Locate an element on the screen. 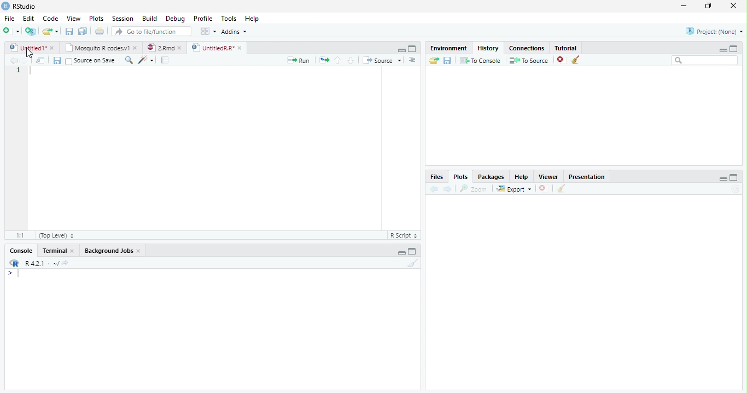 This screenshot has height=393, width=747. To Source is located at coordinates (529, 60).